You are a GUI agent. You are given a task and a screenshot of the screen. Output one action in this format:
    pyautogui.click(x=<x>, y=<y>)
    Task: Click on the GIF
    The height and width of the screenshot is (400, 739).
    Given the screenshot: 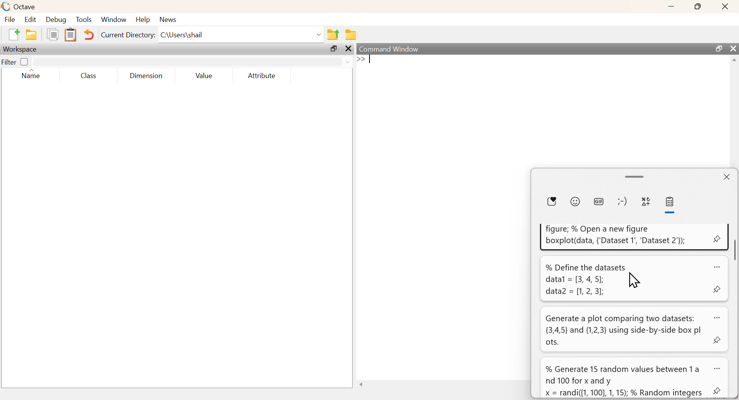 What is the action you would take?
    pyautogui.click(x=598, y=201)
    